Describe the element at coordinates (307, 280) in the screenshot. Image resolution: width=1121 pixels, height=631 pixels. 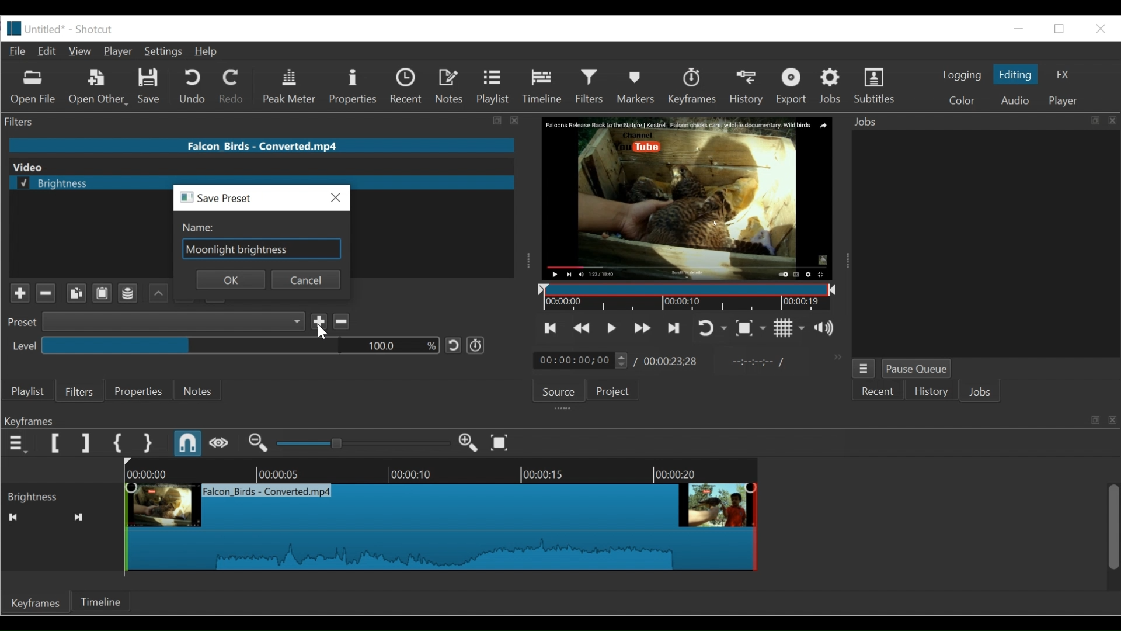
I see `cancel` at that location.